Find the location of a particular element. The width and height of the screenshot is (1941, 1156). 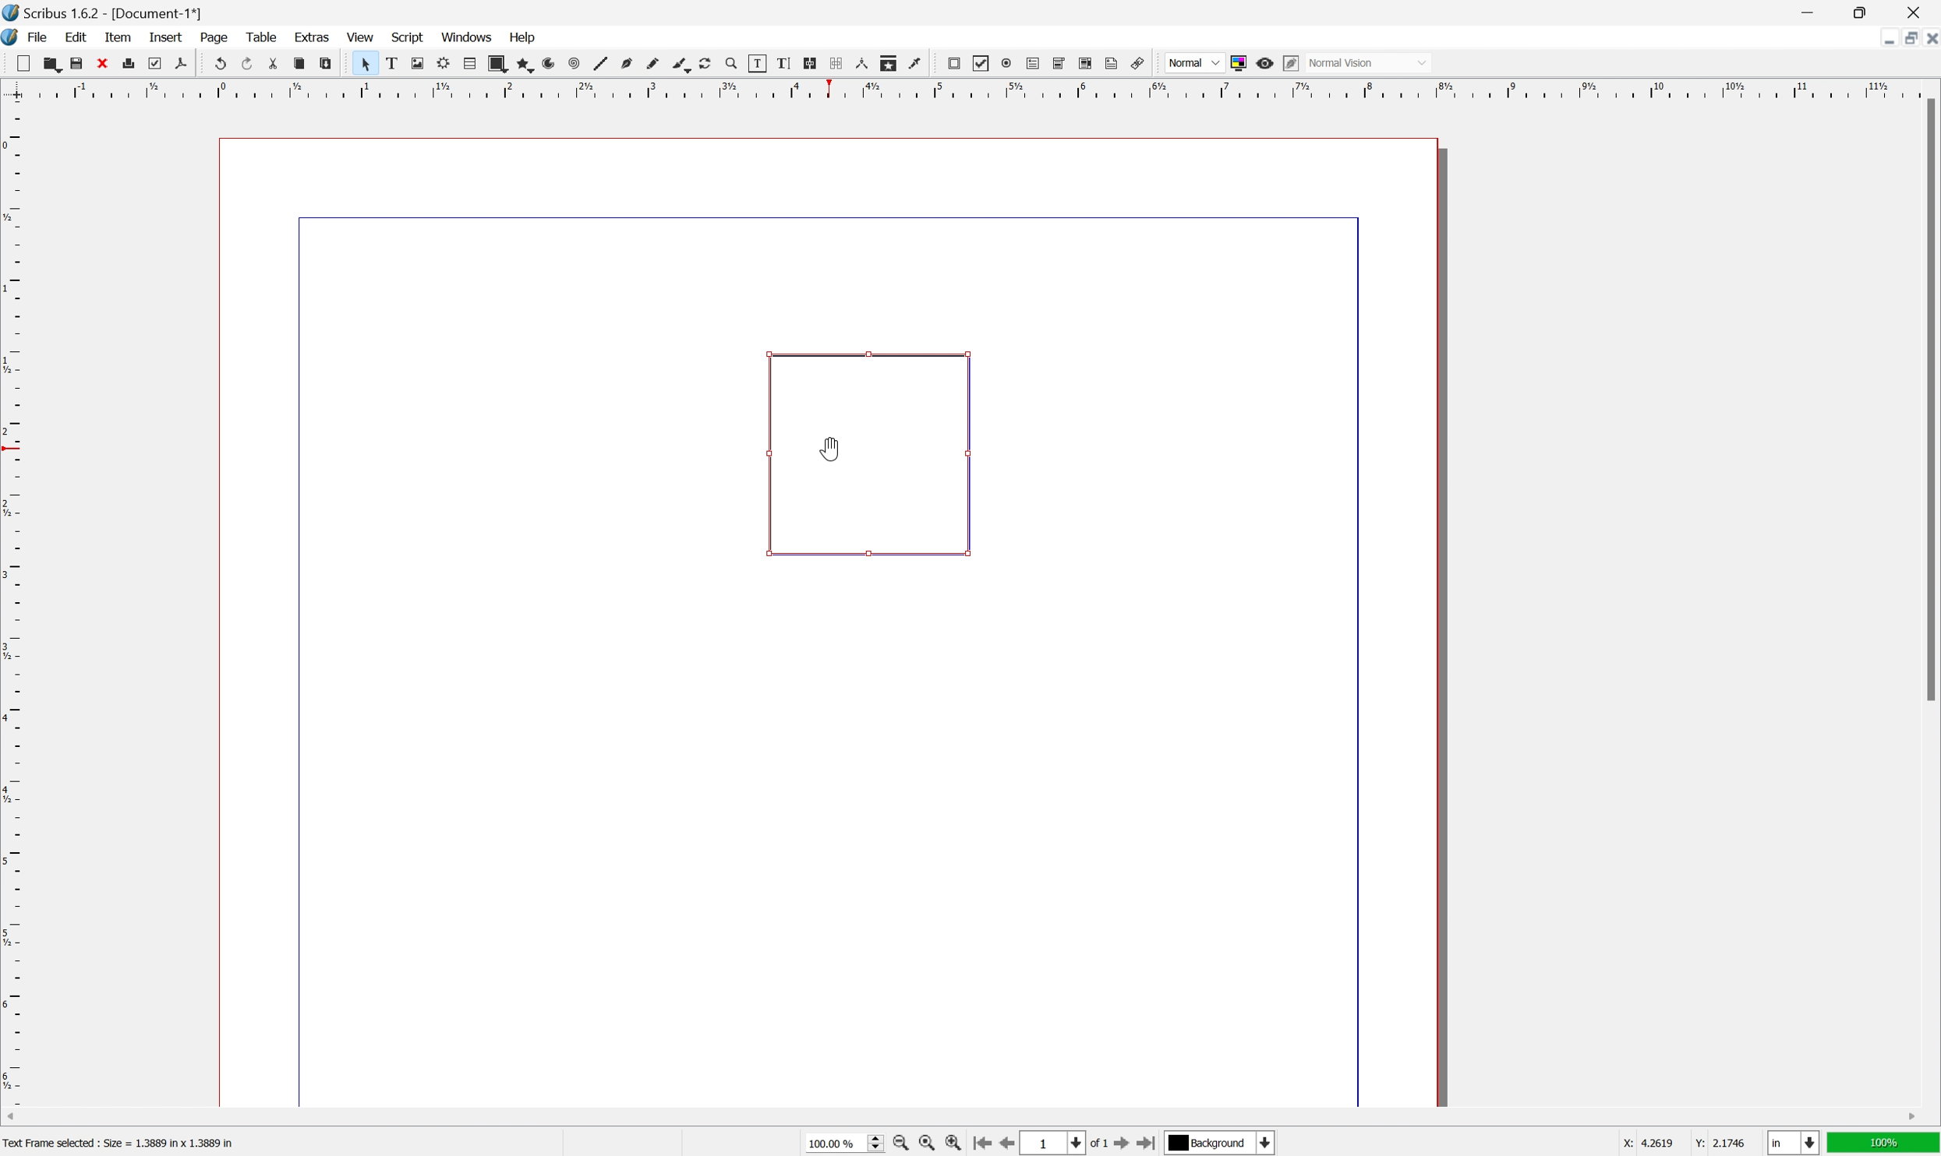

new is located at coordinates (23, 63).